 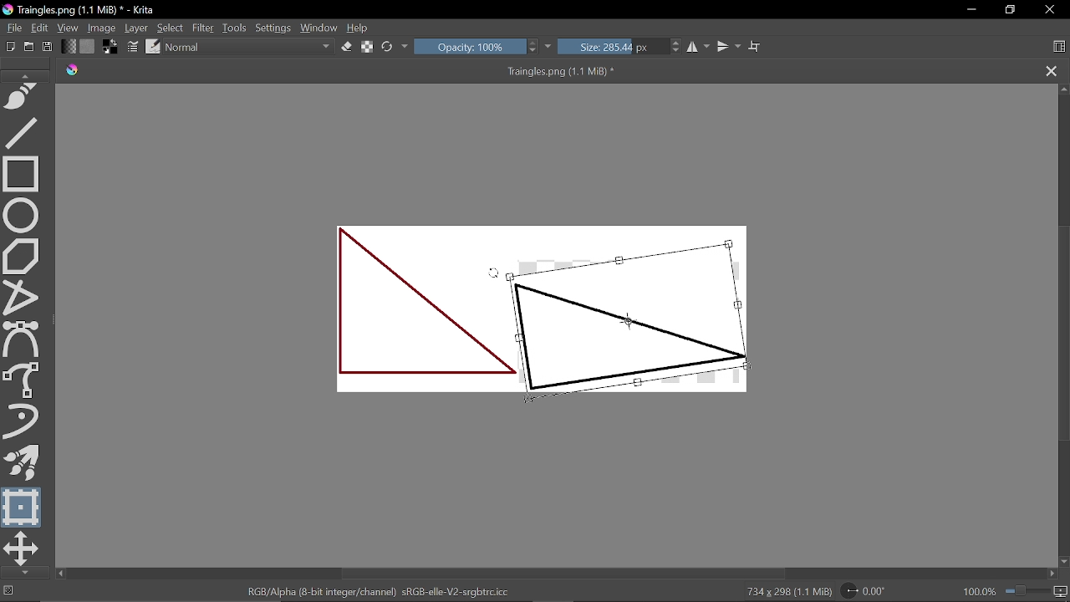 I want to click on Edit, so click(x=40, y=28).